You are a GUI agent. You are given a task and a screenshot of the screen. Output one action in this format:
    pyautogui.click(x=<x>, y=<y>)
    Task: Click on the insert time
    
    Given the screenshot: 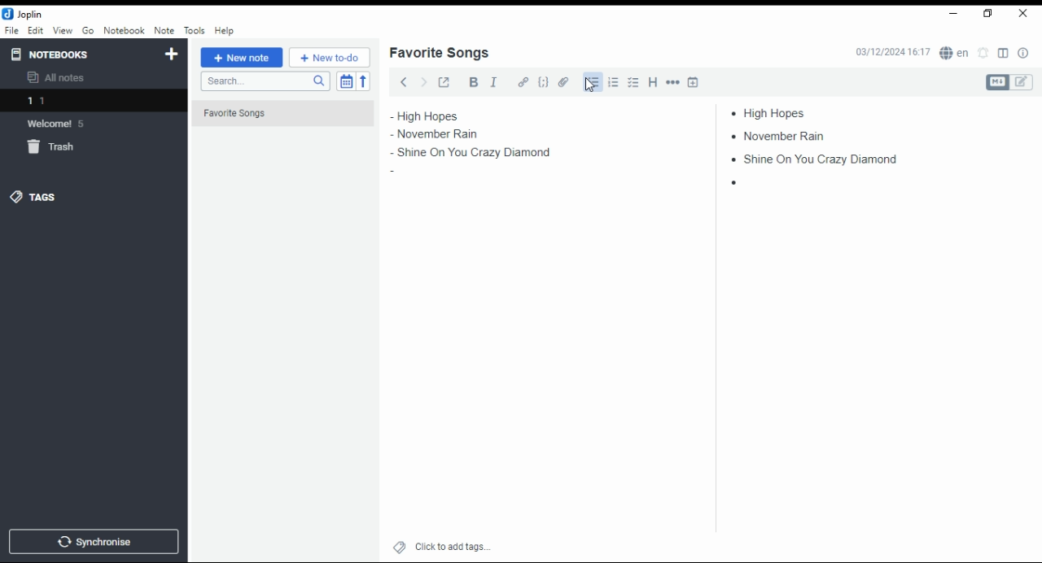 What is the action you would take?
    pyautogui.click(x=694, y=81)
    